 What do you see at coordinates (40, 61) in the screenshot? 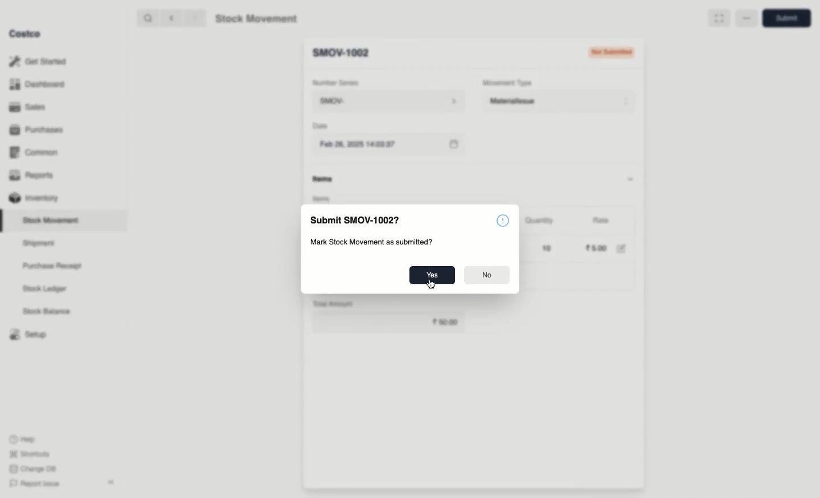
I see `Get Started` at bounding box center [40, 61].